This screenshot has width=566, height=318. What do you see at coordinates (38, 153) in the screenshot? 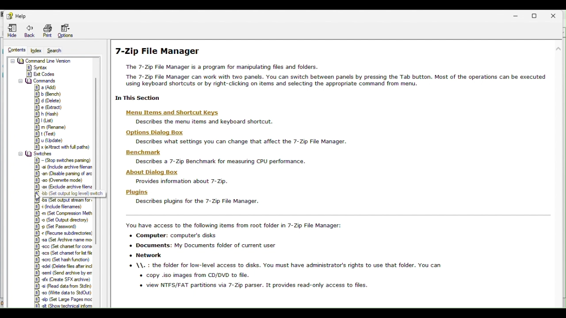
I see `= ([Q Switches` at bounding box center [38, 153].